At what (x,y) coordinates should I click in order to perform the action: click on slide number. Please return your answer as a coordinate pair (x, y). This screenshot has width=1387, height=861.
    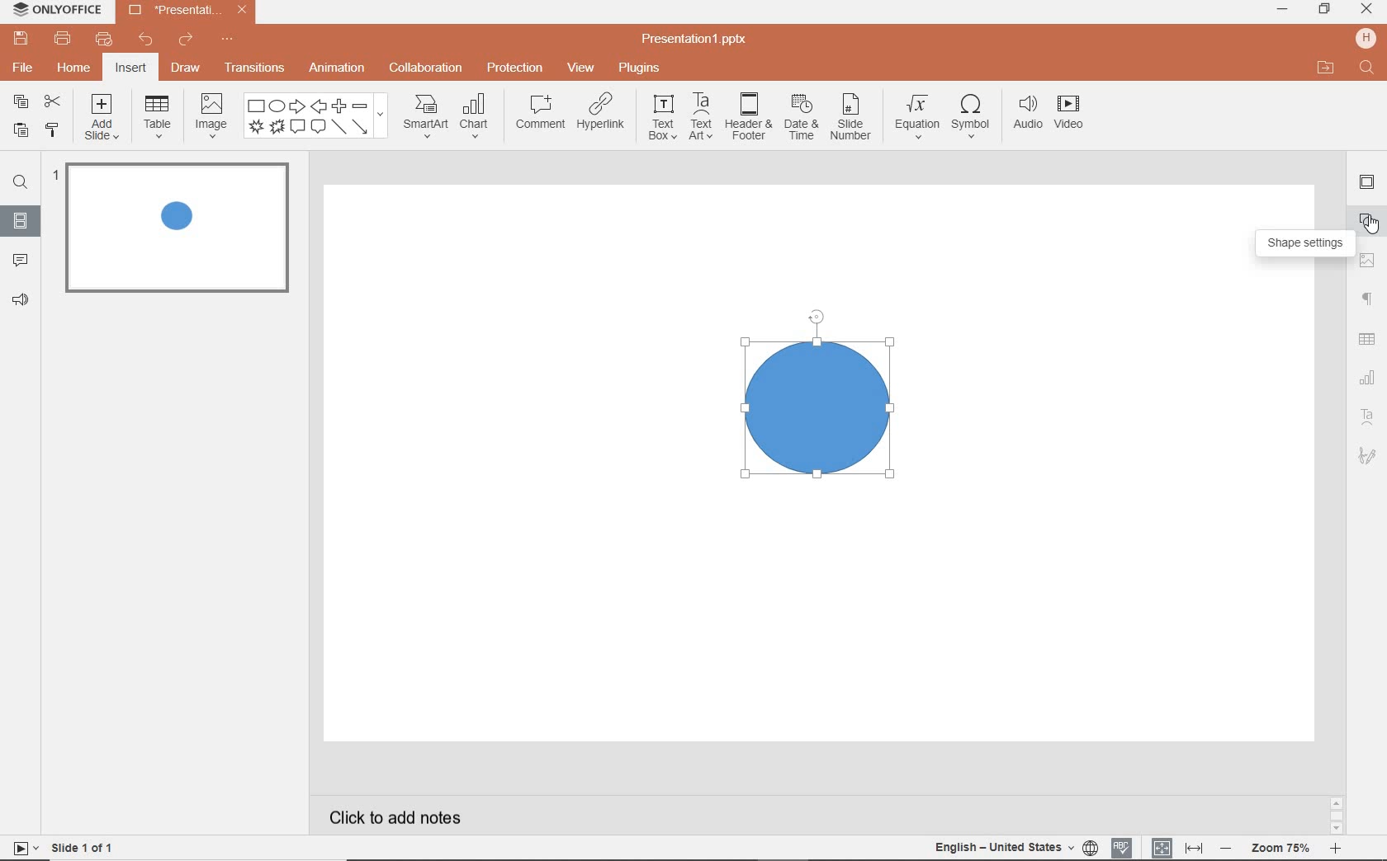
    Looking at the image, I should click on (851, 118).